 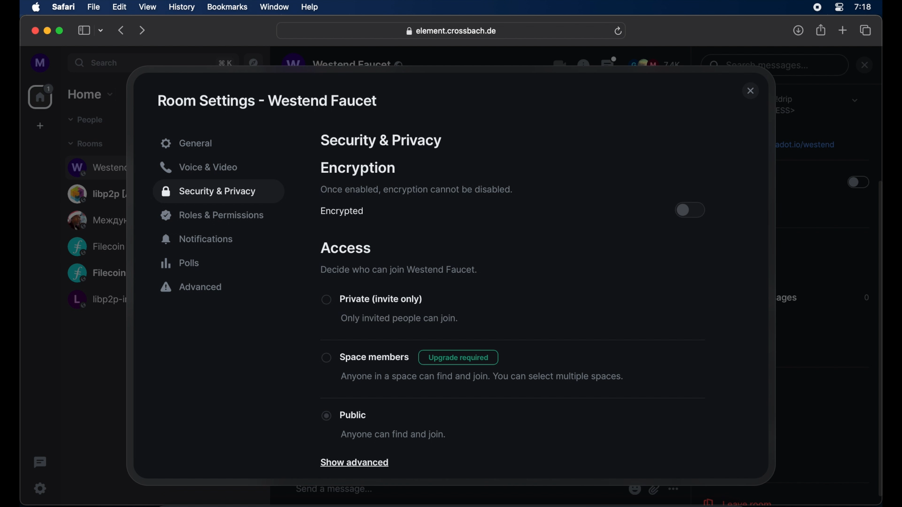 I want to click on obscure, so click(x=95, y=246).